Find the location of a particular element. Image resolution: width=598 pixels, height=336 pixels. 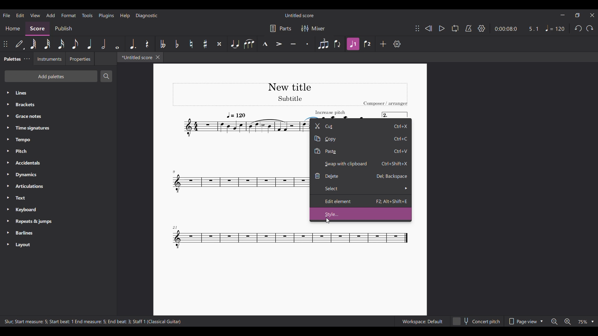

Staccato is located at coordinates (308, 44).